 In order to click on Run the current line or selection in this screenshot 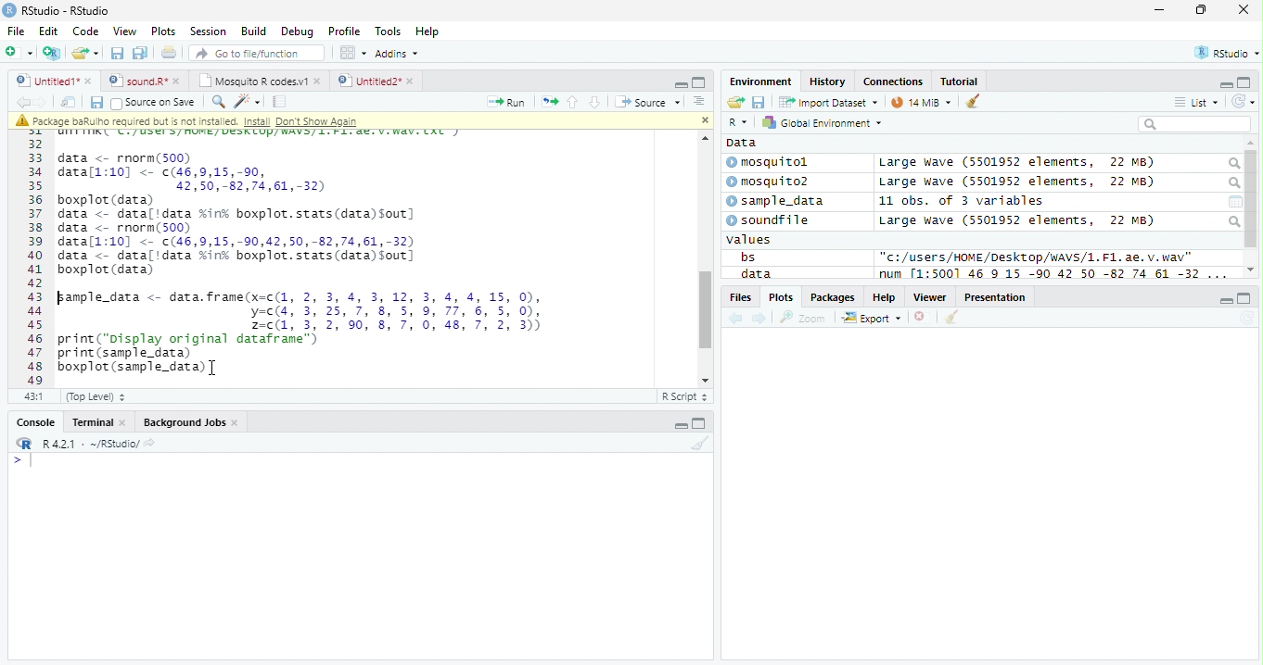, I will do `click(506, 103)`.